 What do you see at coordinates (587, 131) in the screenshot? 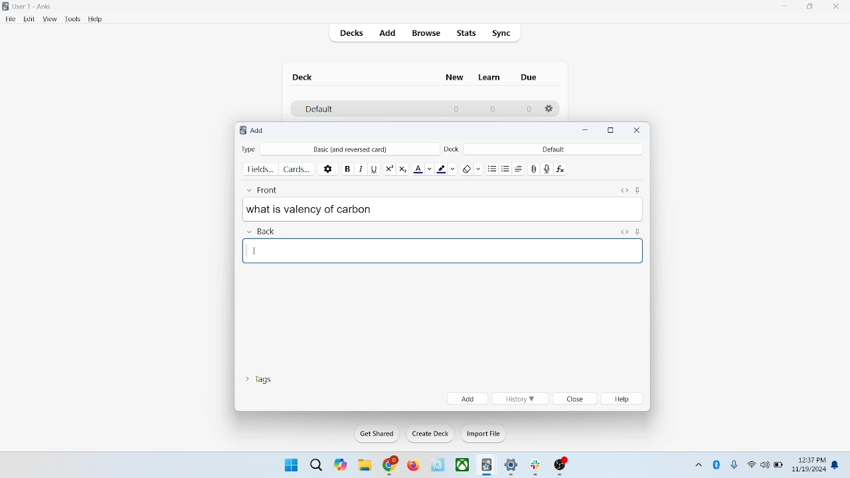
I see `minimize` at bounding box center [587, 131].